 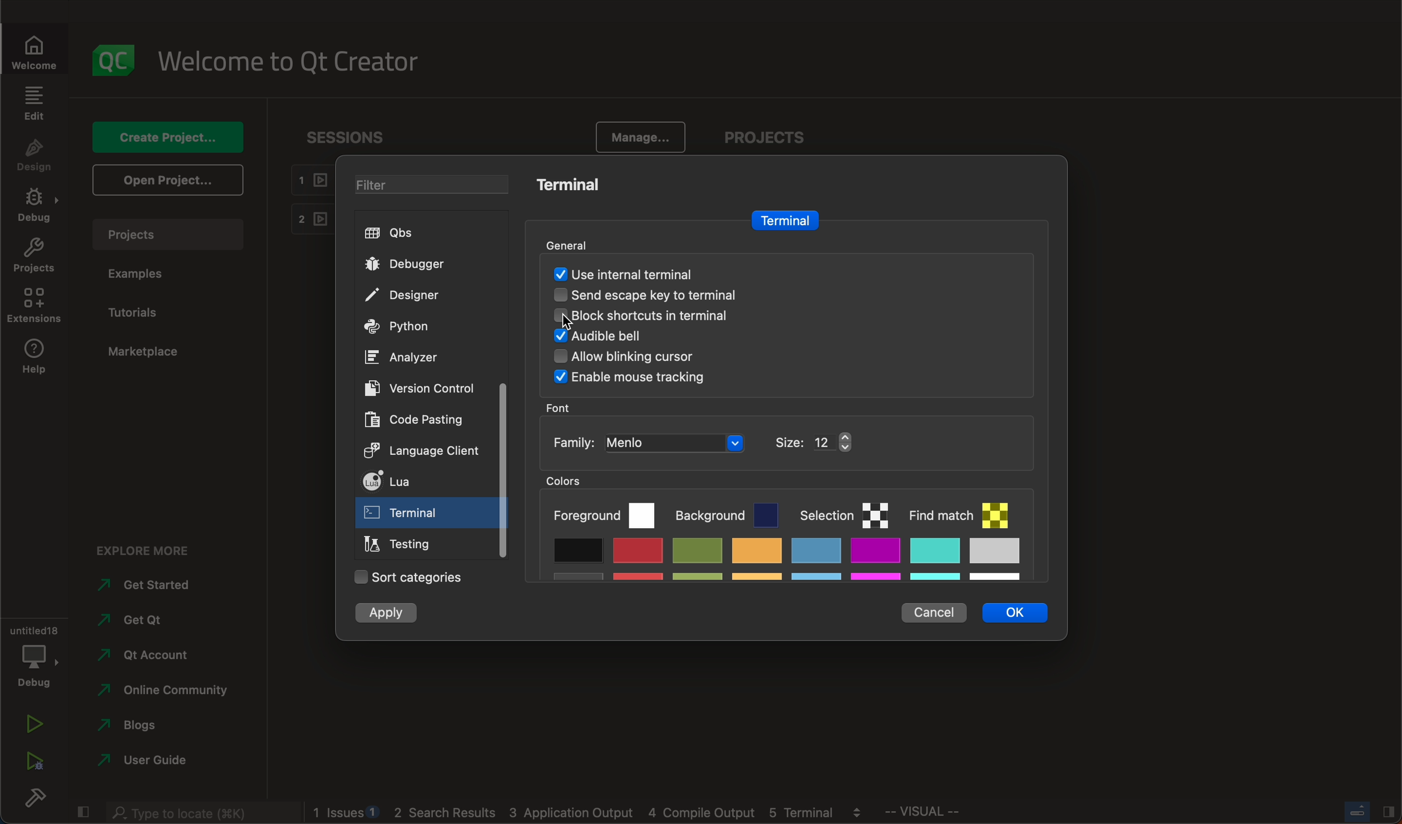 What do you see at coordinates (563, 407) in the screenshot?
I see `font` at bounding box center [563, 407].